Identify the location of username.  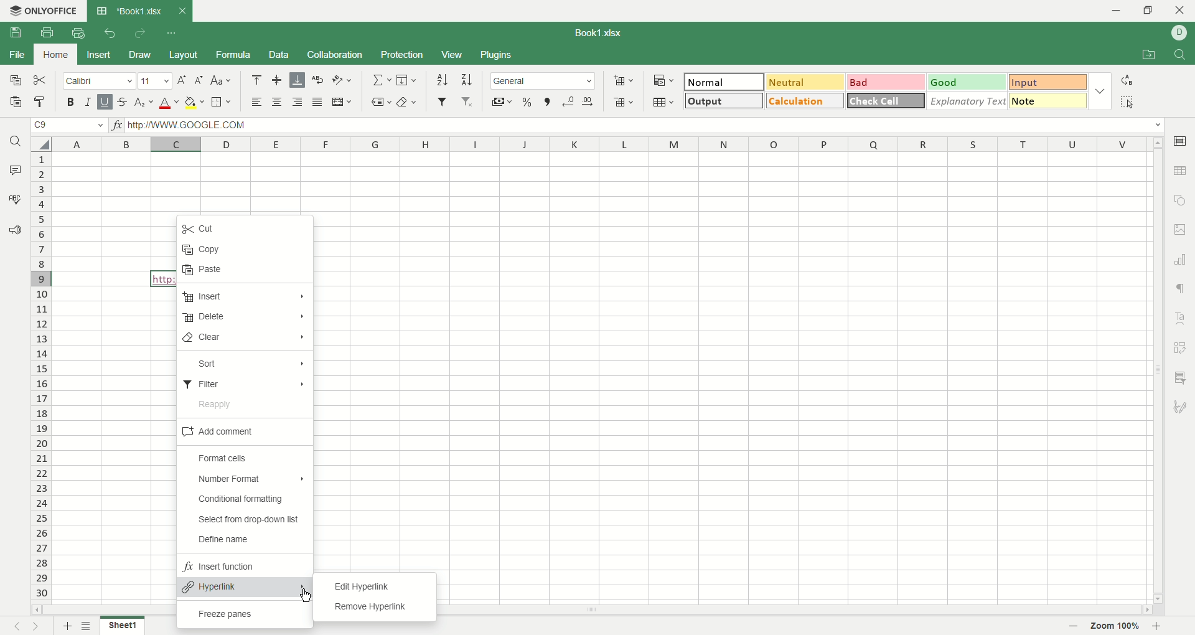
(1180, 32).